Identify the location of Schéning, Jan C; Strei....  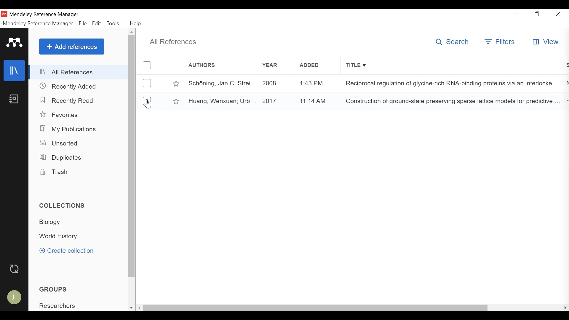
(221, 83).